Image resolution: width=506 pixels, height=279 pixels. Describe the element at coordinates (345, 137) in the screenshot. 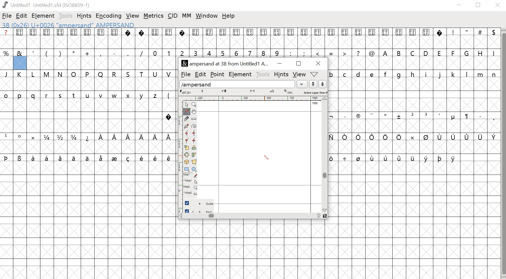

I see `symbol` at that location.